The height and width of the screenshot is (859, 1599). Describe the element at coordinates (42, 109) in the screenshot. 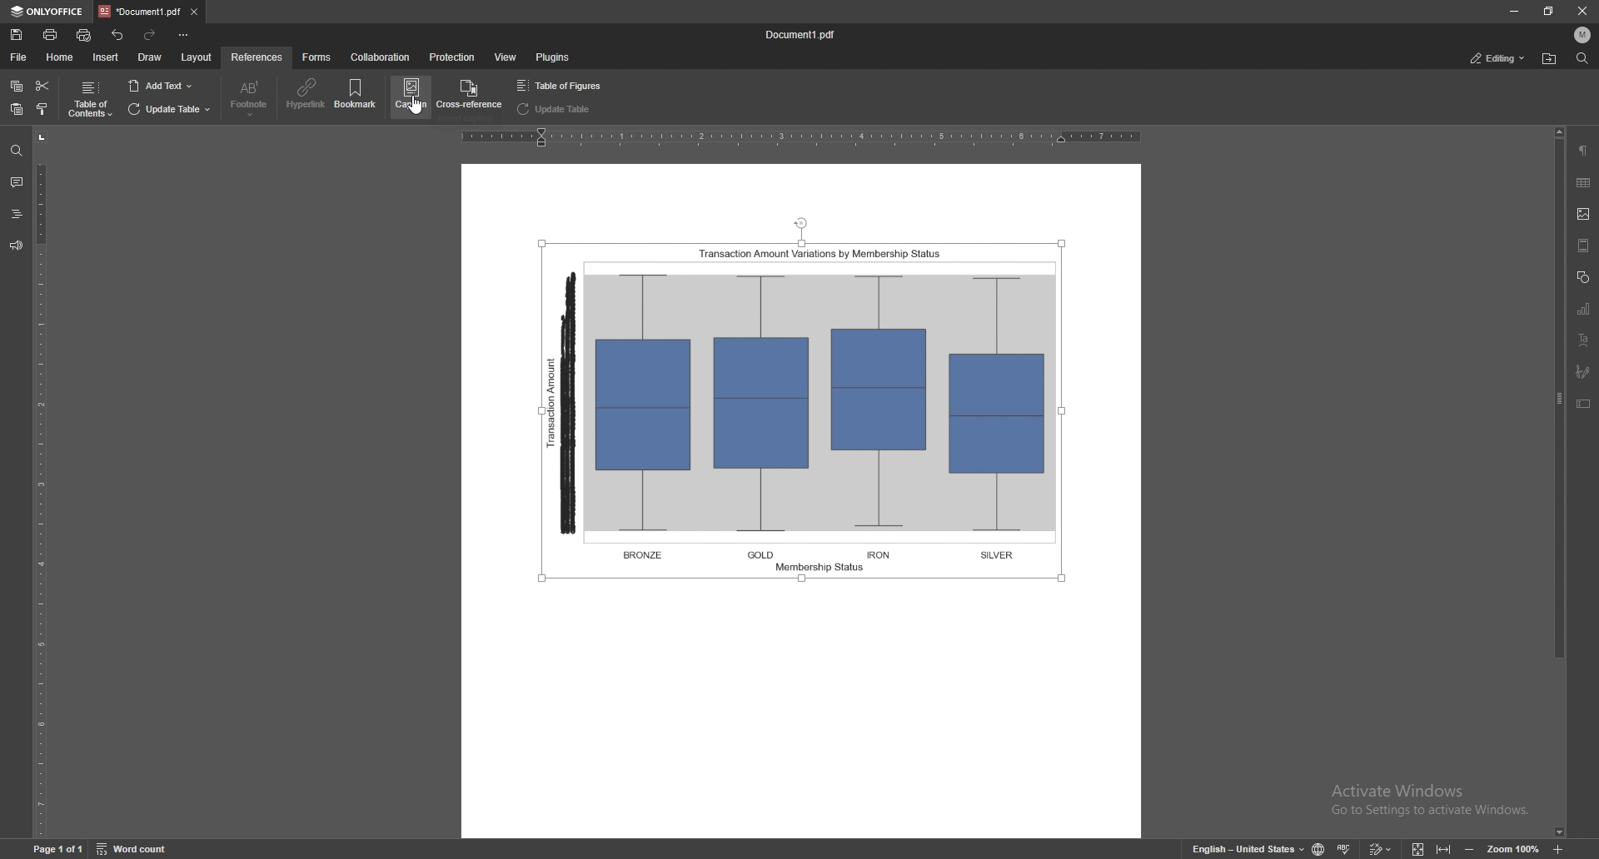

I see `copy style` at that location.